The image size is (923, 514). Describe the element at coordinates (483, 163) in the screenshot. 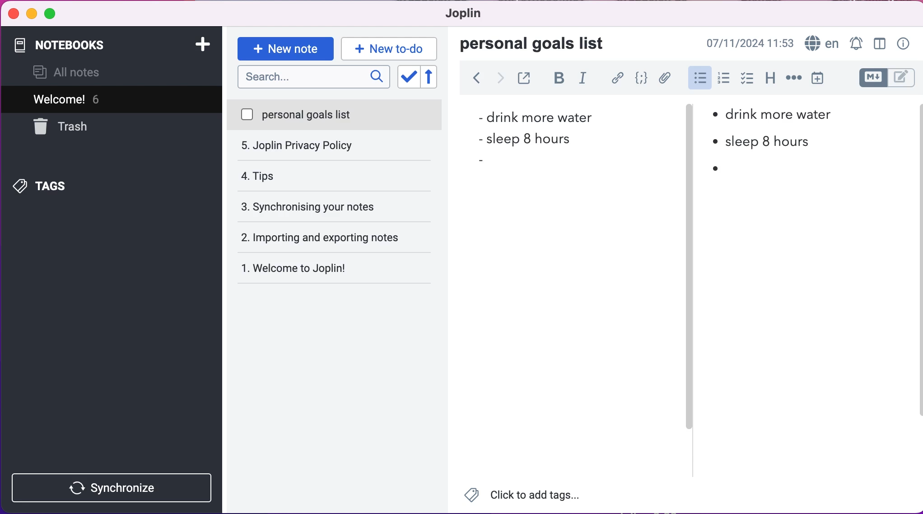

I see `bullet point 3` at that location.